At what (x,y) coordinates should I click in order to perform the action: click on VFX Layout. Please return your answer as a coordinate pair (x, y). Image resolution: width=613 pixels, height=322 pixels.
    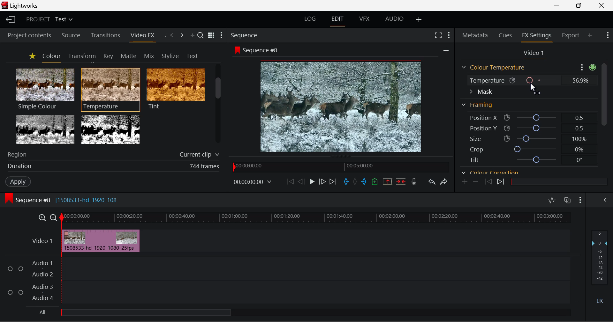
    Looking at the image, I should click on (364, 19).